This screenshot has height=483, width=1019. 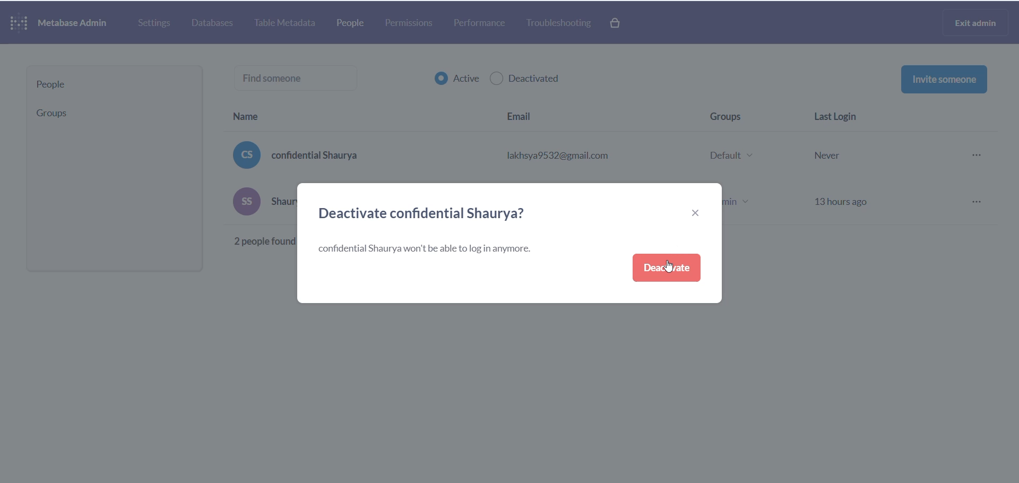 What do you see at coordinates (301, 154) in the screenshot?
I see ` confidential Shaurya` at bounding box center [301, 154].